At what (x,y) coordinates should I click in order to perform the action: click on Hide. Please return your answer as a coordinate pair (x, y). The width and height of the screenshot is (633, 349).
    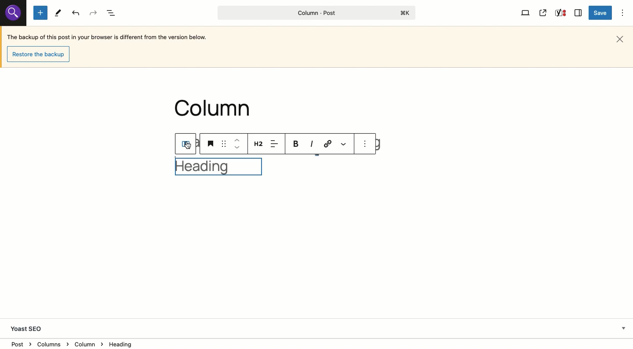
    Looking at the image, I should click on (623, 327).